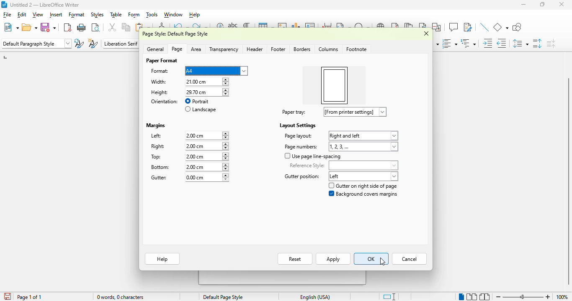 This screenshot has width=572, height=301. What do you see at coordinates (468, 27) in the screenshot?
I see `show track changes functions` at bounding box center [468, 27].